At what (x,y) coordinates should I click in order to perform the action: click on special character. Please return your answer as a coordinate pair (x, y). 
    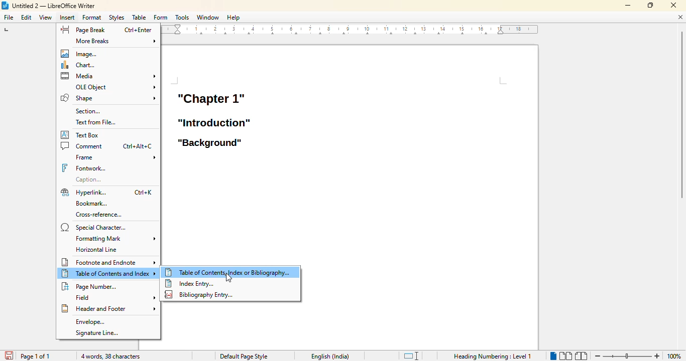
    Looking at the image, I should click on (95, 228).